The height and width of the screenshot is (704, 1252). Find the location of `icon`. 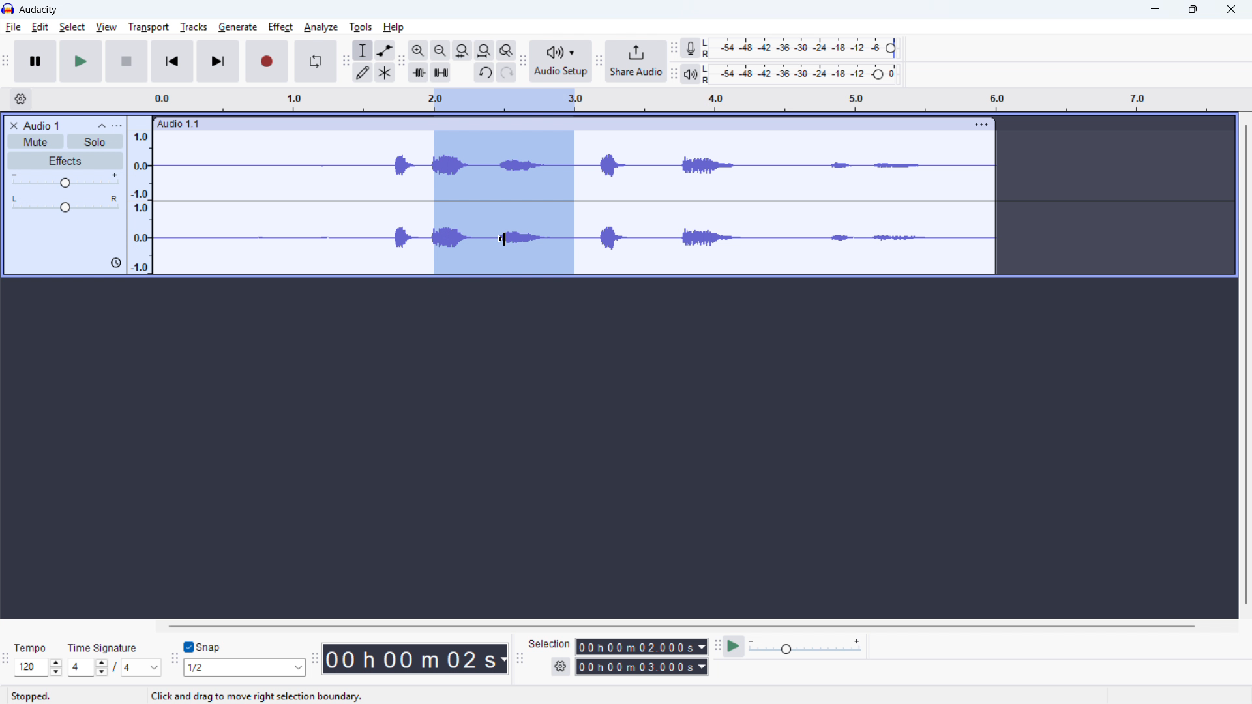

icon is located at coordinates (113, 264).